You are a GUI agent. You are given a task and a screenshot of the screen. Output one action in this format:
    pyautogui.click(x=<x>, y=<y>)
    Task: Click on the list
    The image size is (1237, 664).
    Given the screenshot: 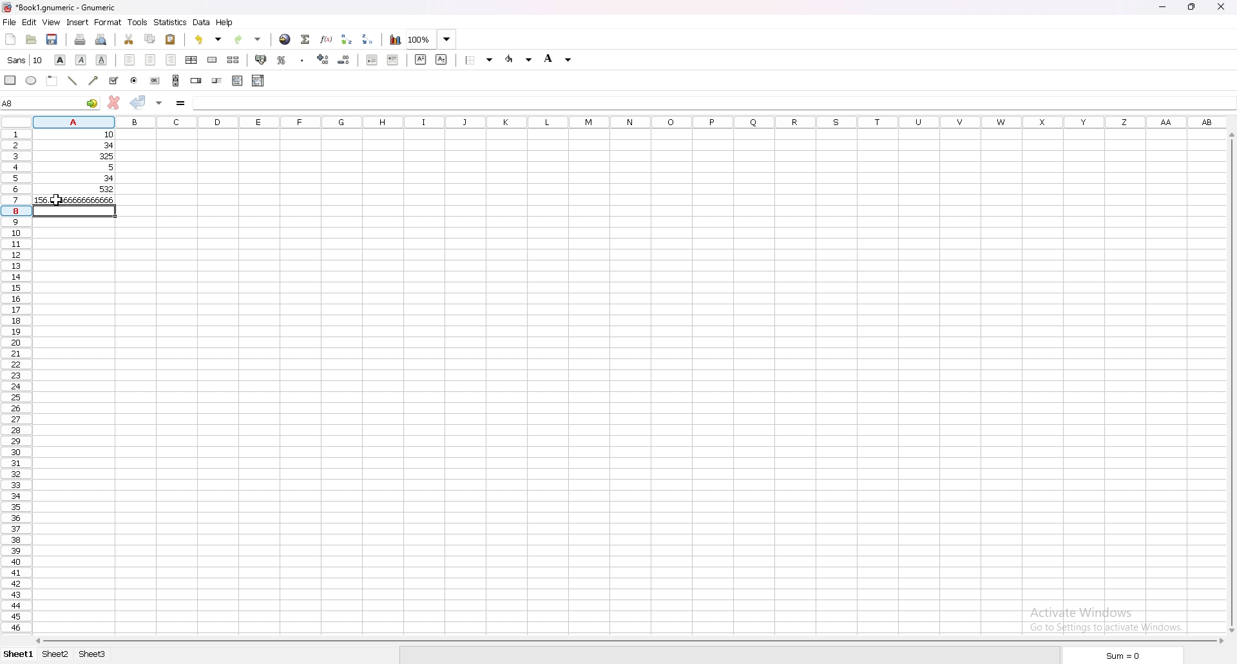 What is the action you would take?
    pyautogui.click(x=238, y=80)
    